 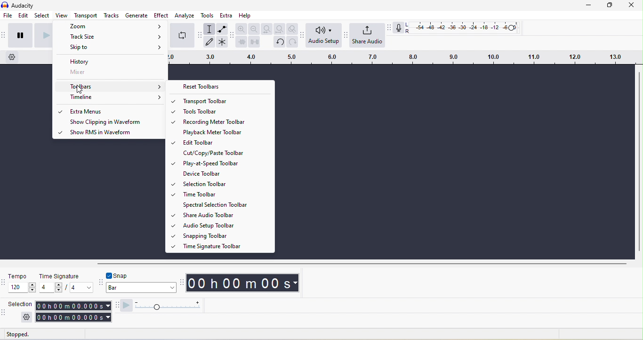 What do you see at coordinates (73, 306) in the screenshot?
I see `selection start time` at bounding box center [73, 306].